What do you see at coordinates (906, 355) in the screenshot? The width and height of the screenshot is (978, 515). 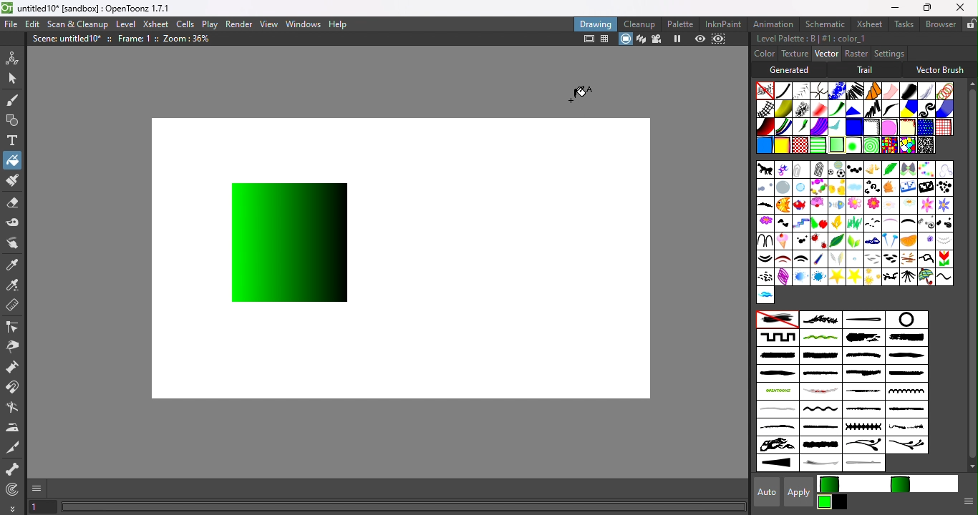 I see `medium_brush2` at bounding box center [906, 355].